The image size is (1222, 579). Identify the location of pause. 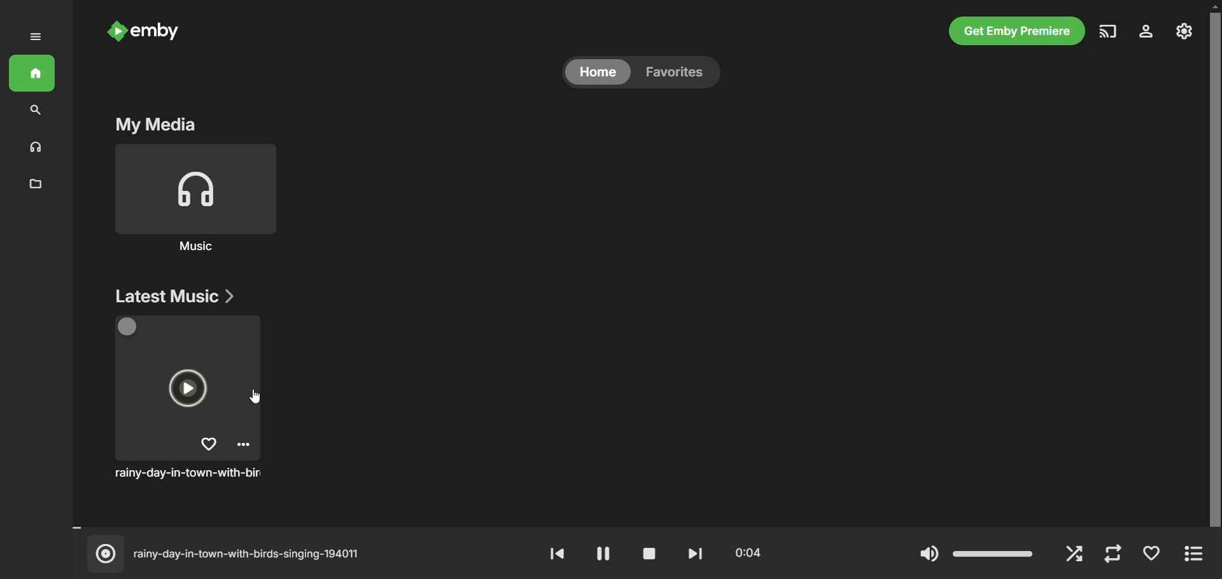
(650, 554).